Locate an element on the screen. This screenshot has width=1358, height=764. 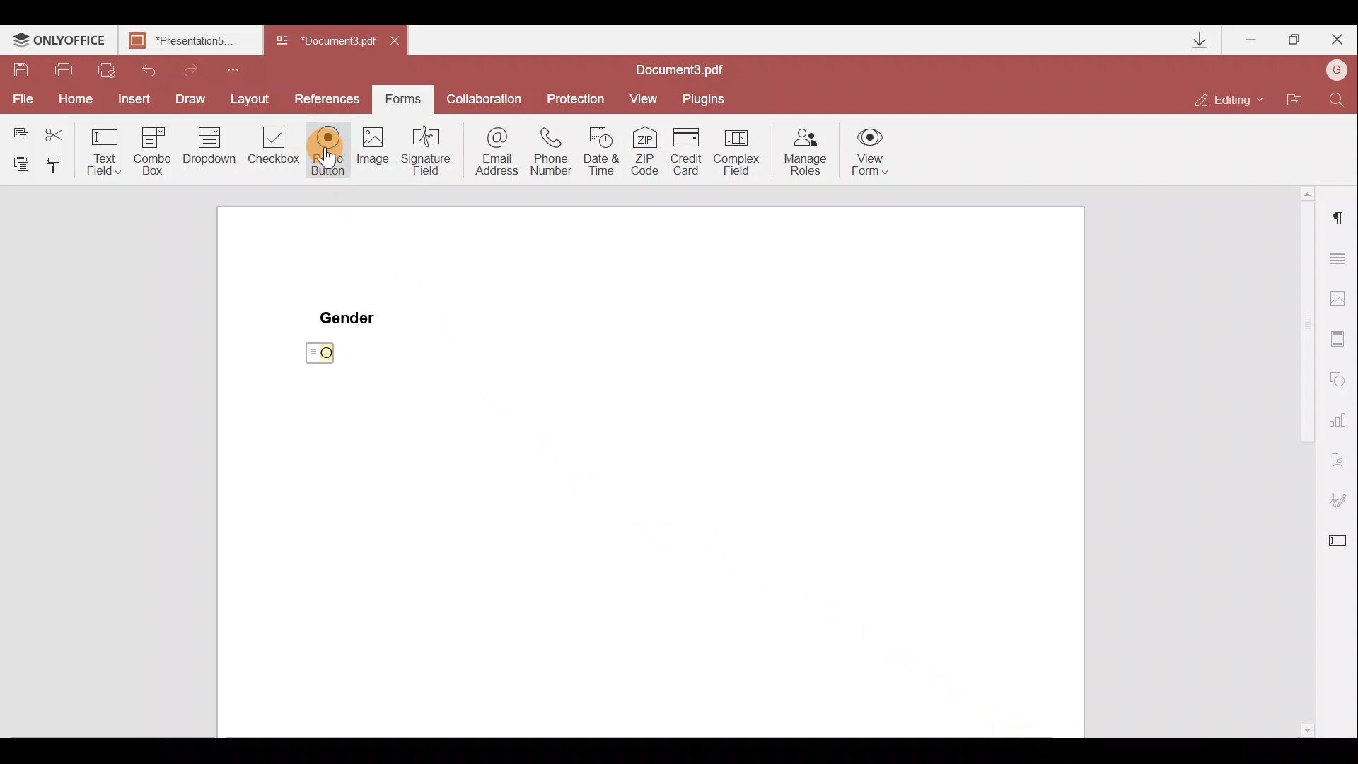
Plugins is located at coordinates (709, 96).